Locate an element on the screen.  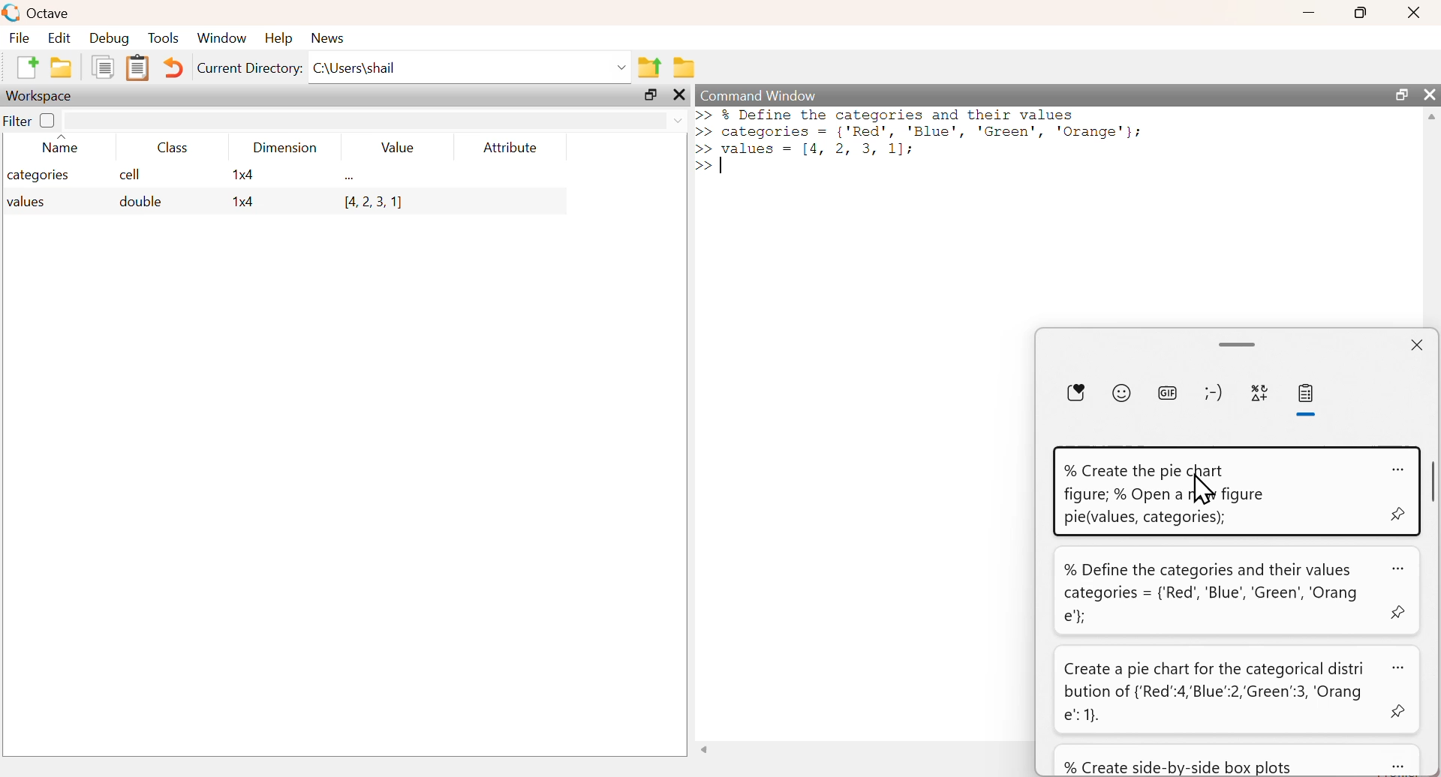
maximize is located at coordinates (1400, 93).